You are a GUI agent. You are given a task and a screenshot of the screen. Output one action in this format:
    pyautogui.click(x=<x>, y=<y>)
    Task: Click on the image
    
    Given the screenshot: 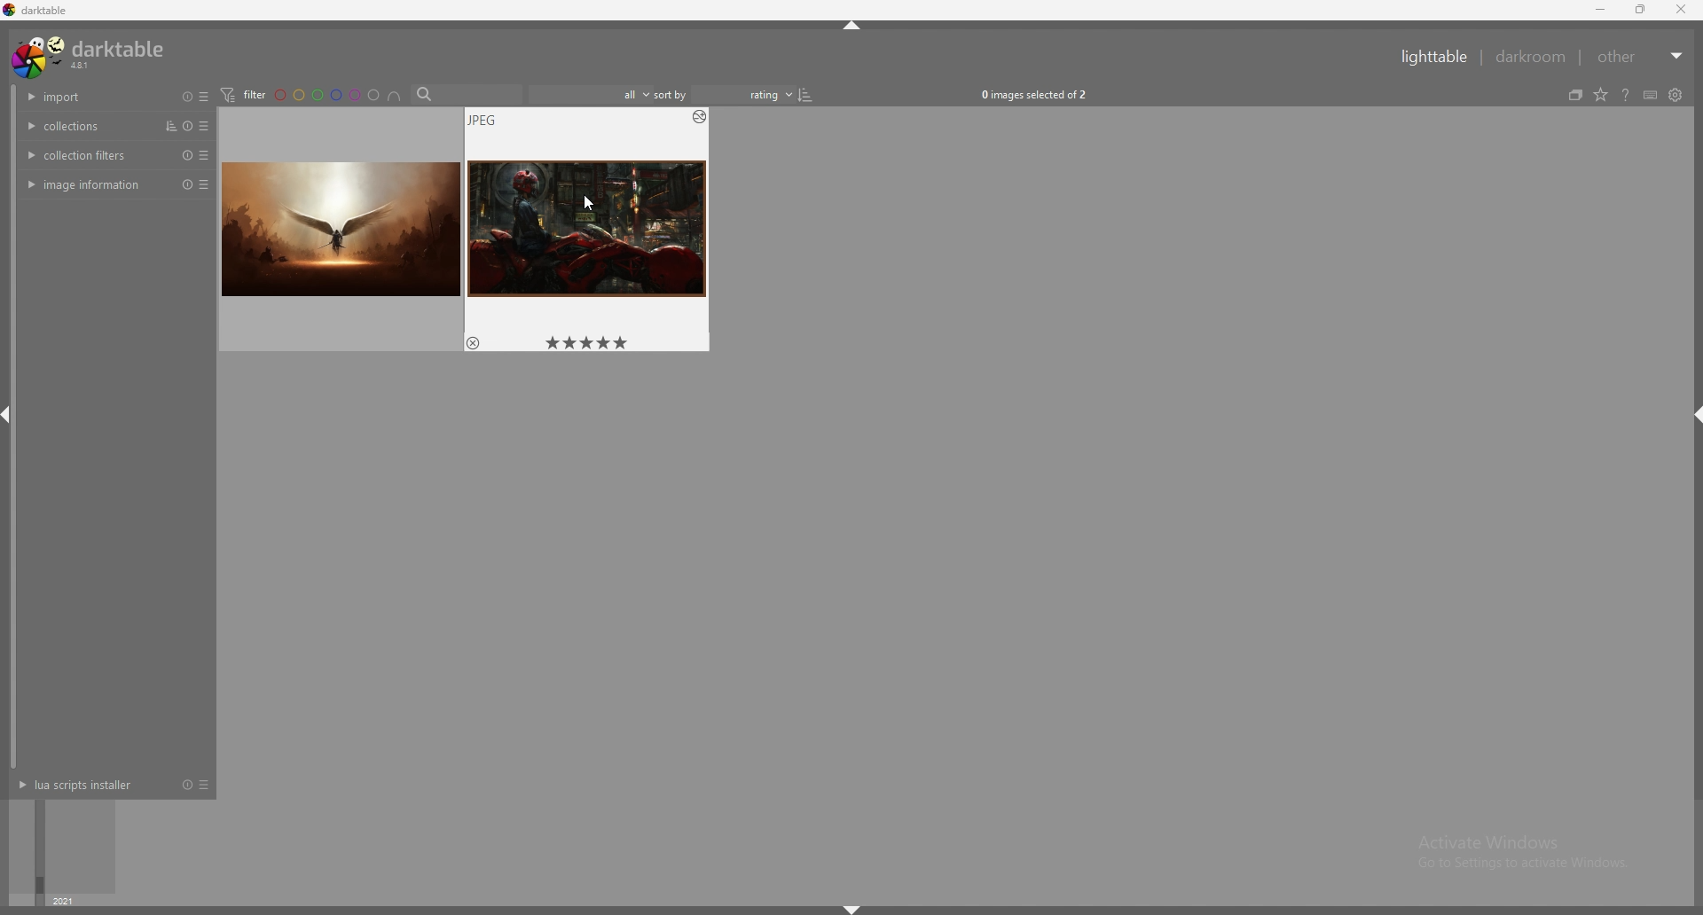 What is the action you would take?
    pyautogui.click(x=341, y=229)
    